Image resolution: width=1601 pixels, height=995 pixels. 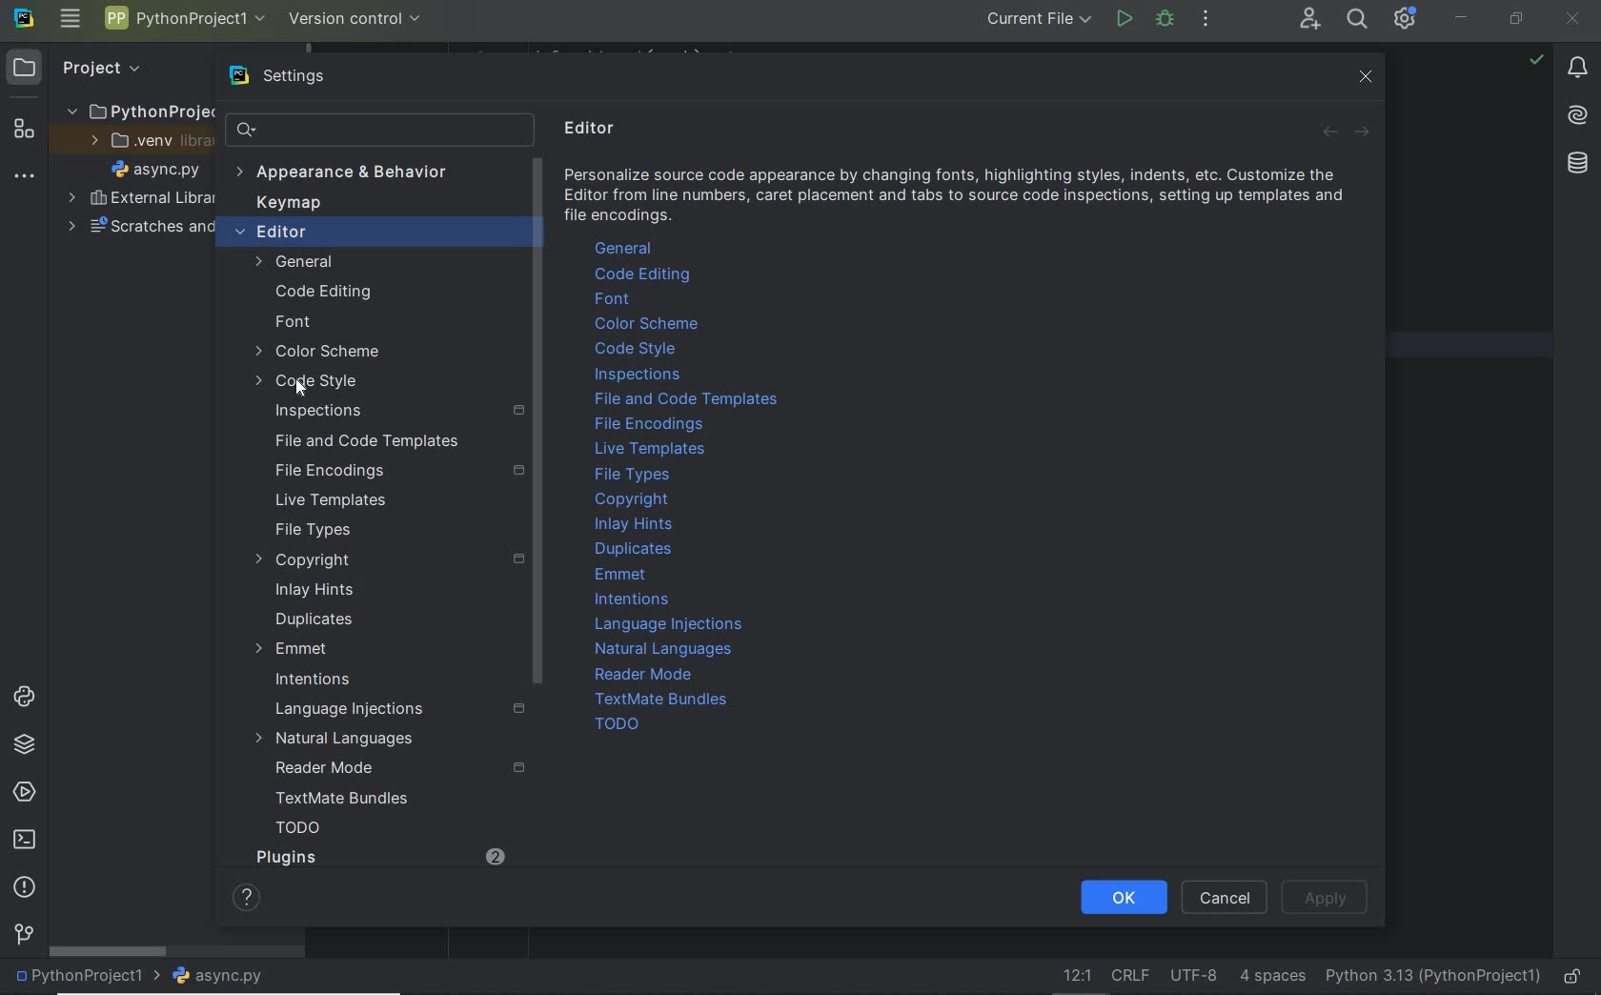 I want to click on Go to line, so click(x=1073, y=975).